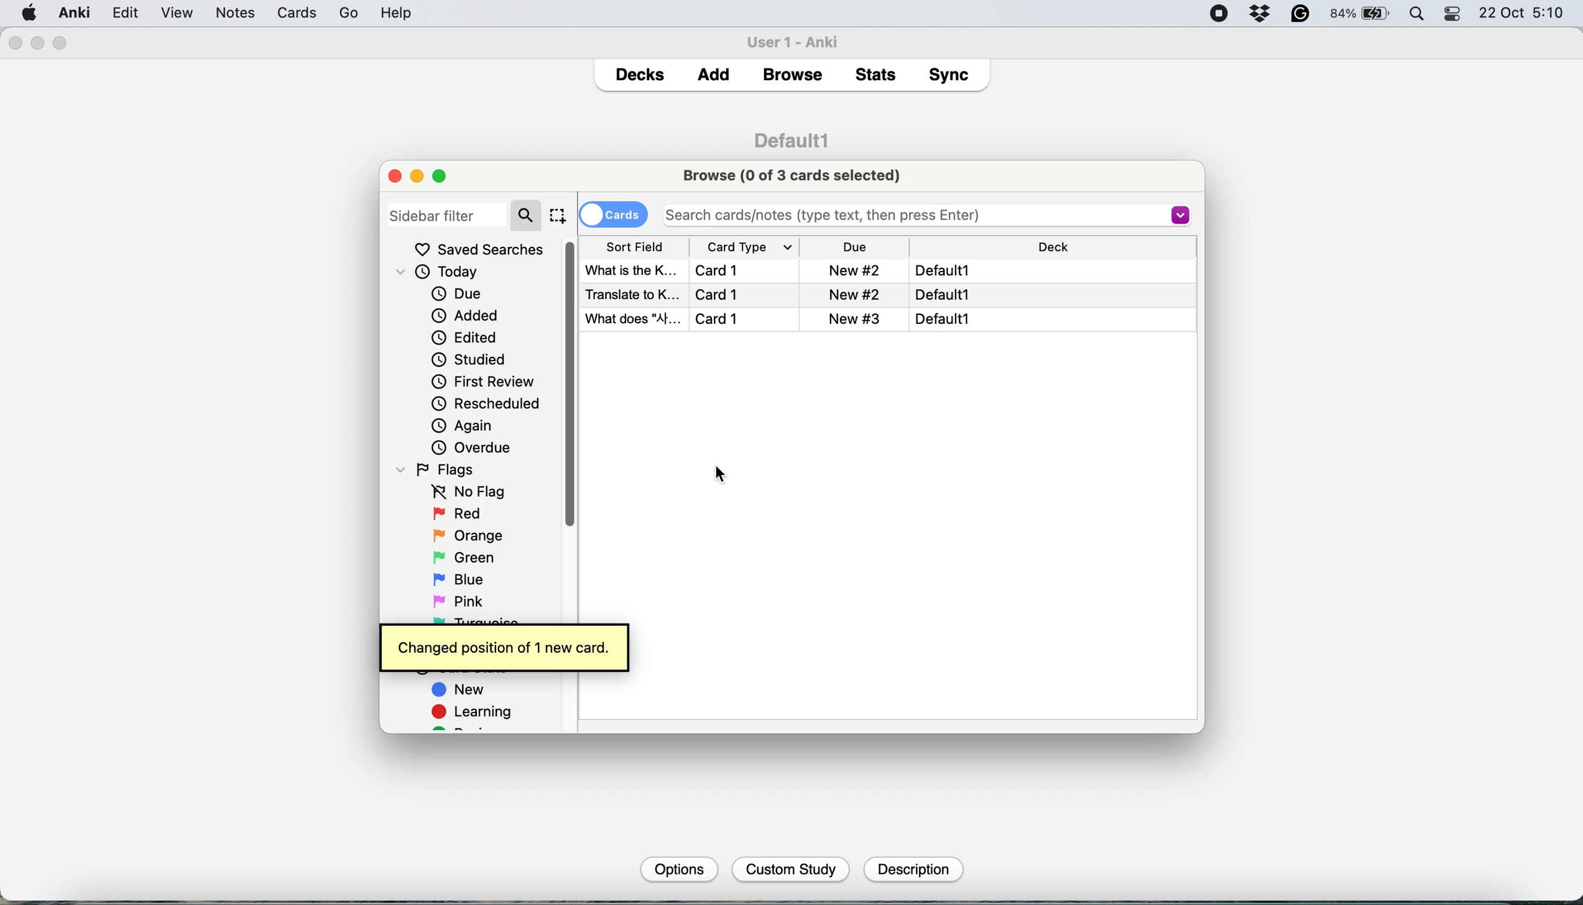  Describe the element at coordinates (947, 293) in the screenshot. I see `Default1` at that location.